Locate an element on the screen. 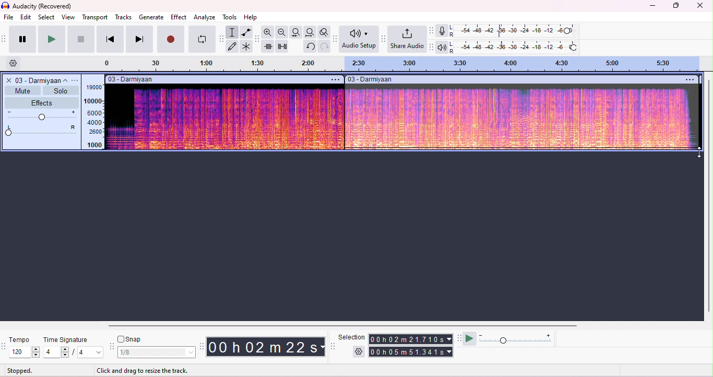  fit selection to width is located at coordinates (297, 32).